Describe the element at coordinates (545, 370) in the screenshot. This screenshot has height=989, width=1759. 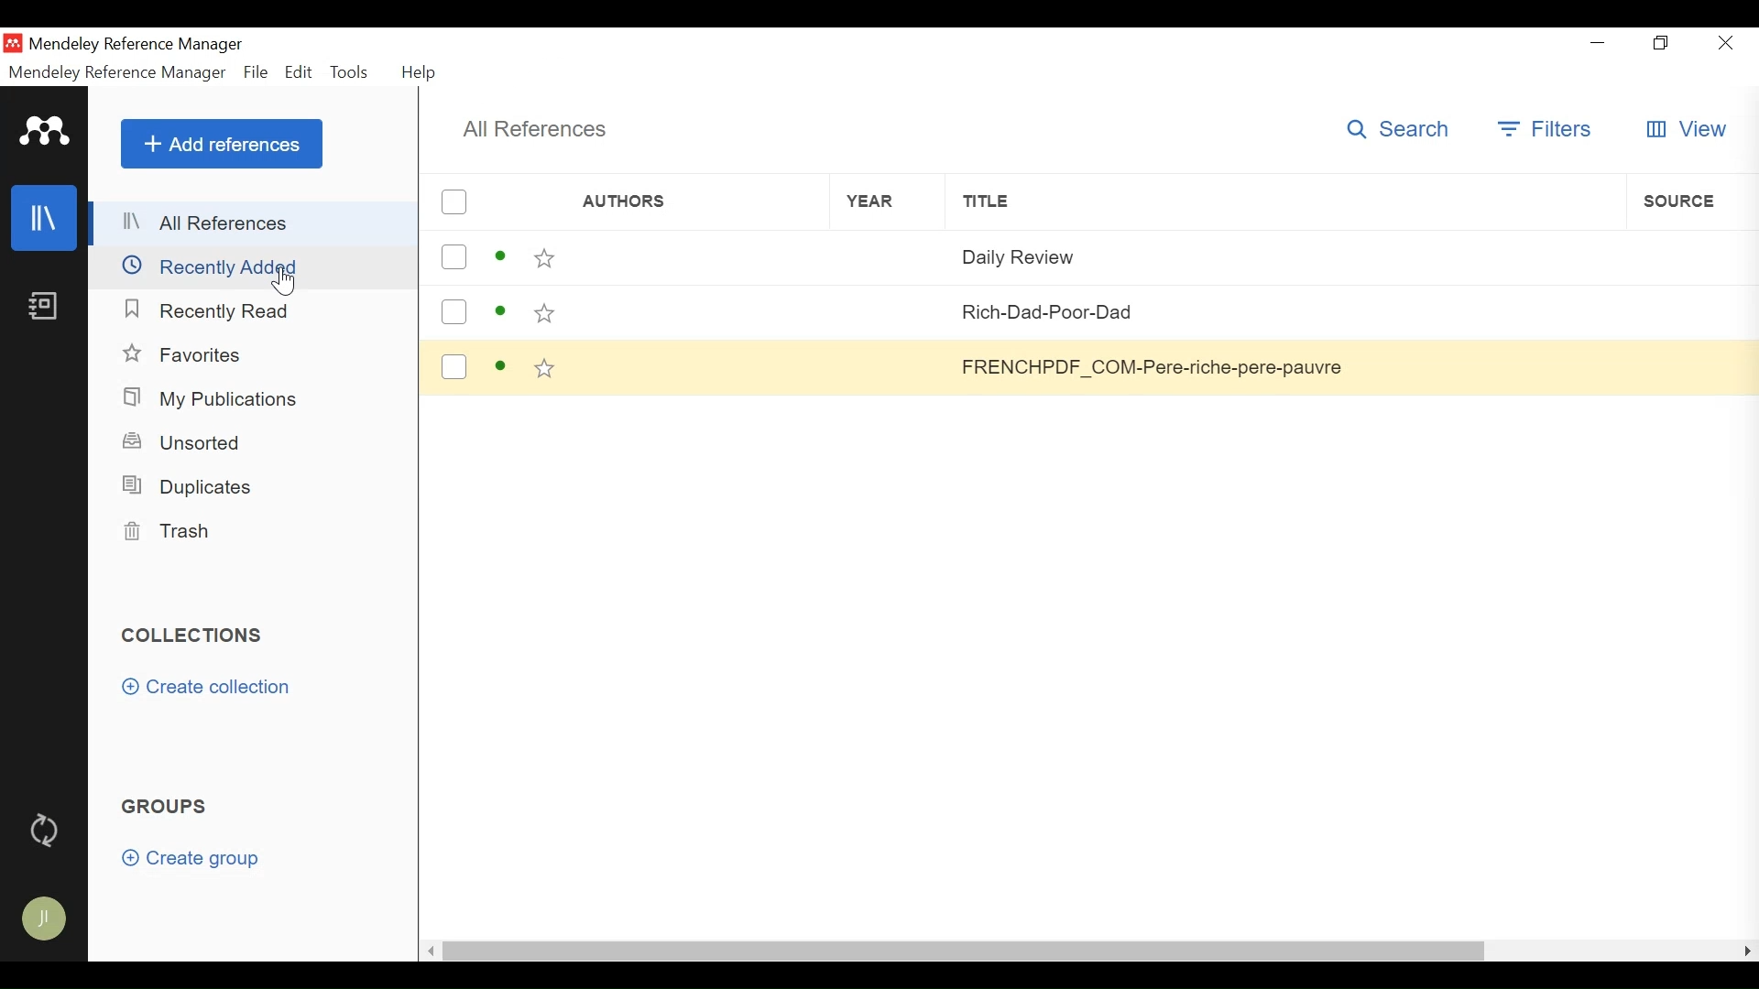
I see `(un)select Favorite` at that location.